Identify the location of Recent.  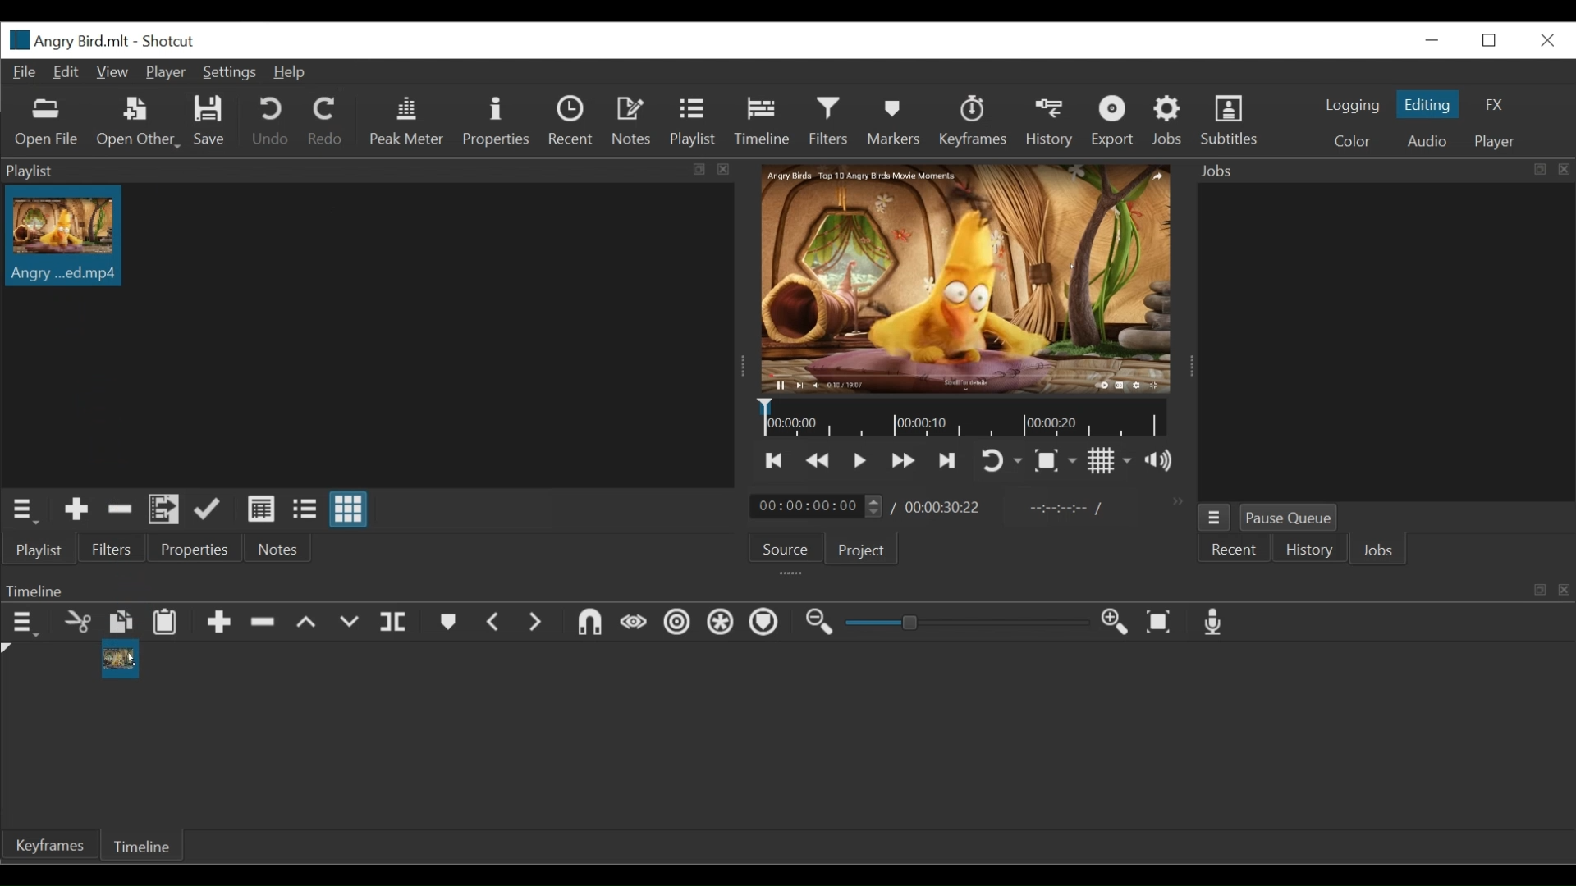
(573, 122).